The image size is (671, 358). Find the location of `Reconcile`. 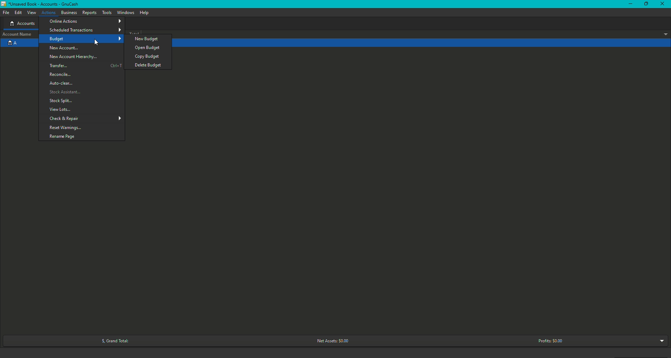

Reconcile is located at coordinates (60, 75).